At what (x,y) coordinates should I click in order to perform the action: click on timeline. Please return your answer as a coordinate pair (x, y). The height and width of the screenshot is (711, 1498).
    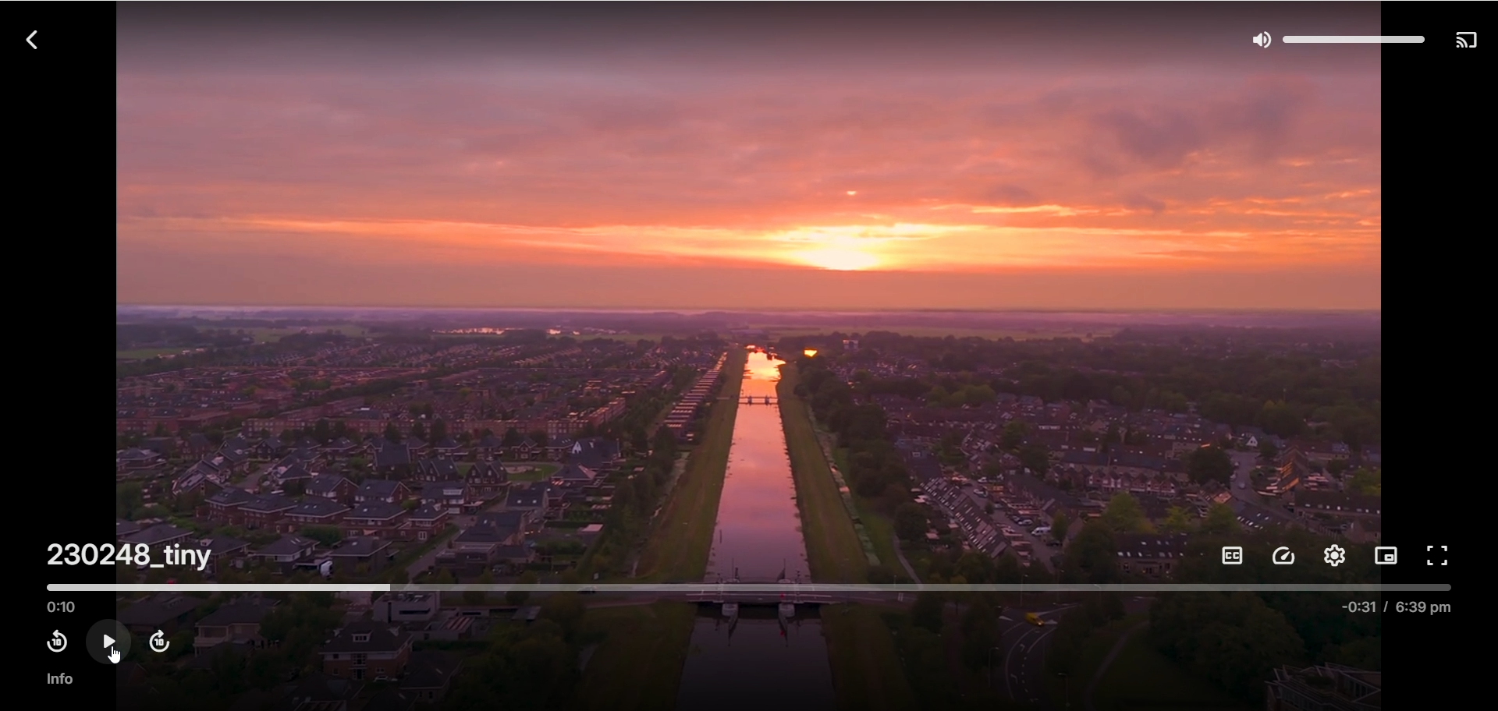
    Looking at the image, I should click on (751, 586).